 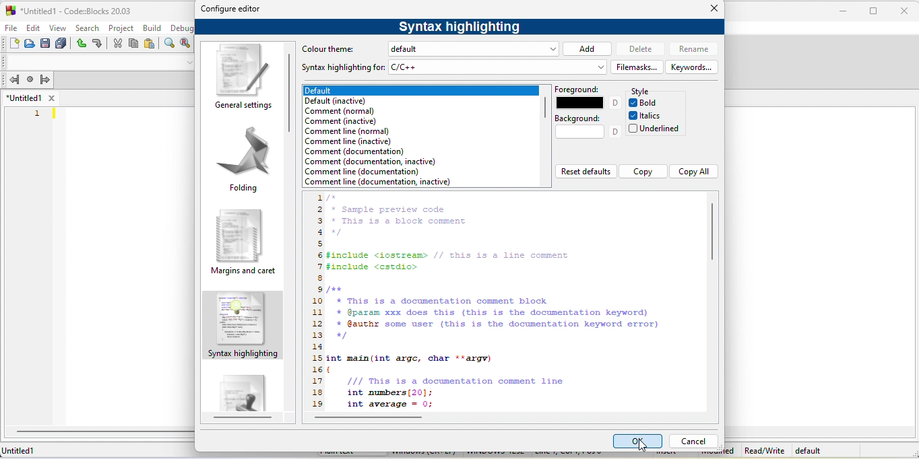 I want to click on Configure editor, so click(x=231, y=9).